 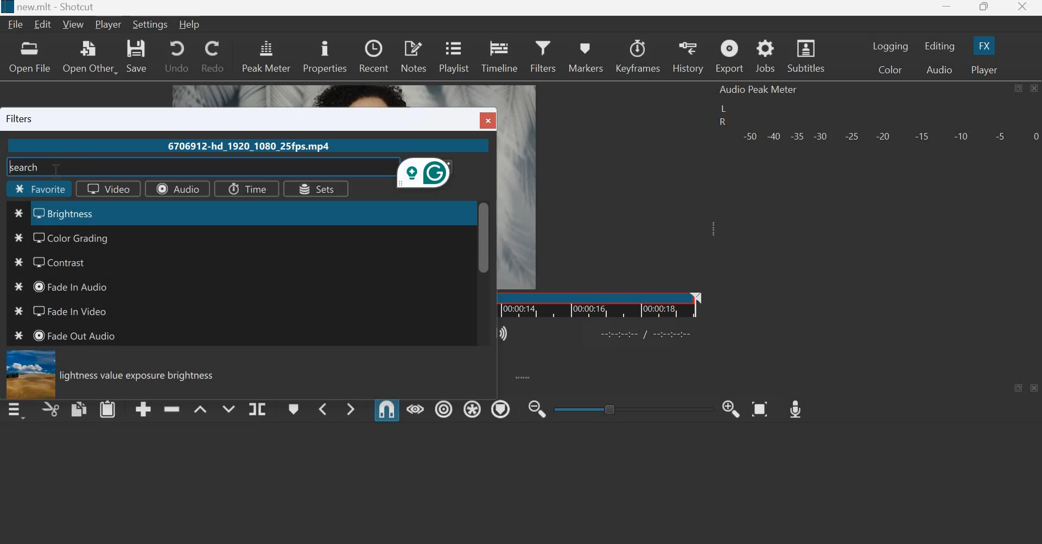 What do you see at coordinates (176, 55) in the screenshot?
I see `undo` at bounding box center [176, 55].